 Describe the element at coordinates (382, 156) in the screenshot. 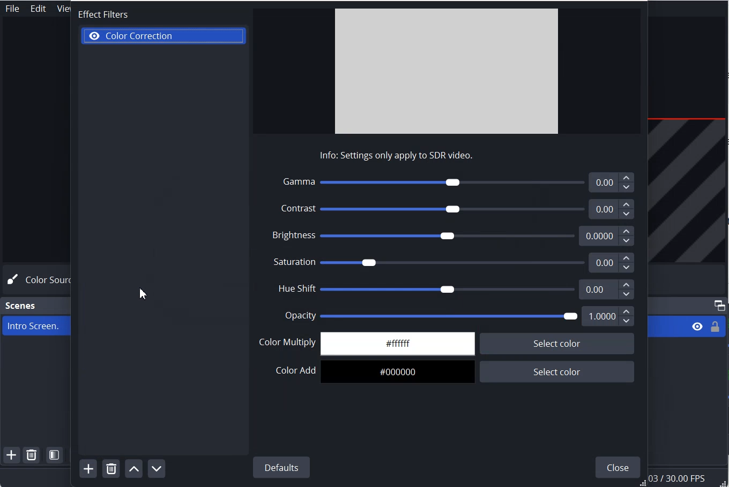

I see `Text` at that location.